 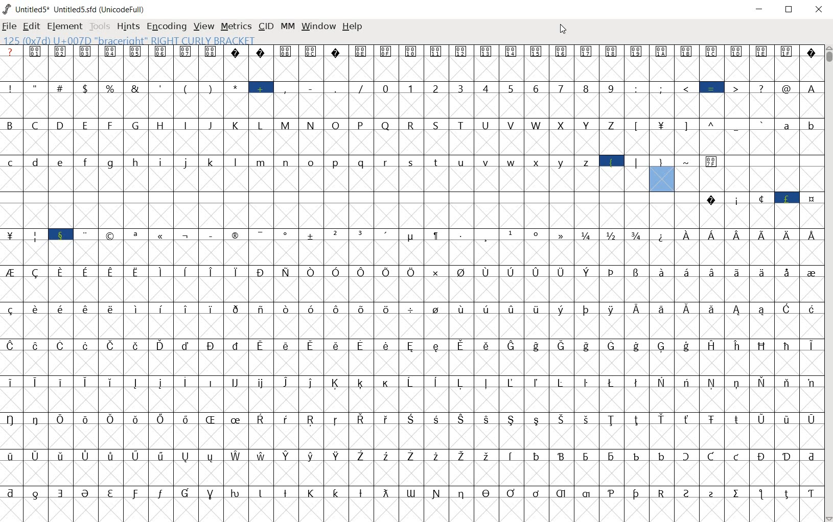 What do you see at coordinates (128, 27) in the screenshot?
I see `HINTS` at bounding box center [128, 27].